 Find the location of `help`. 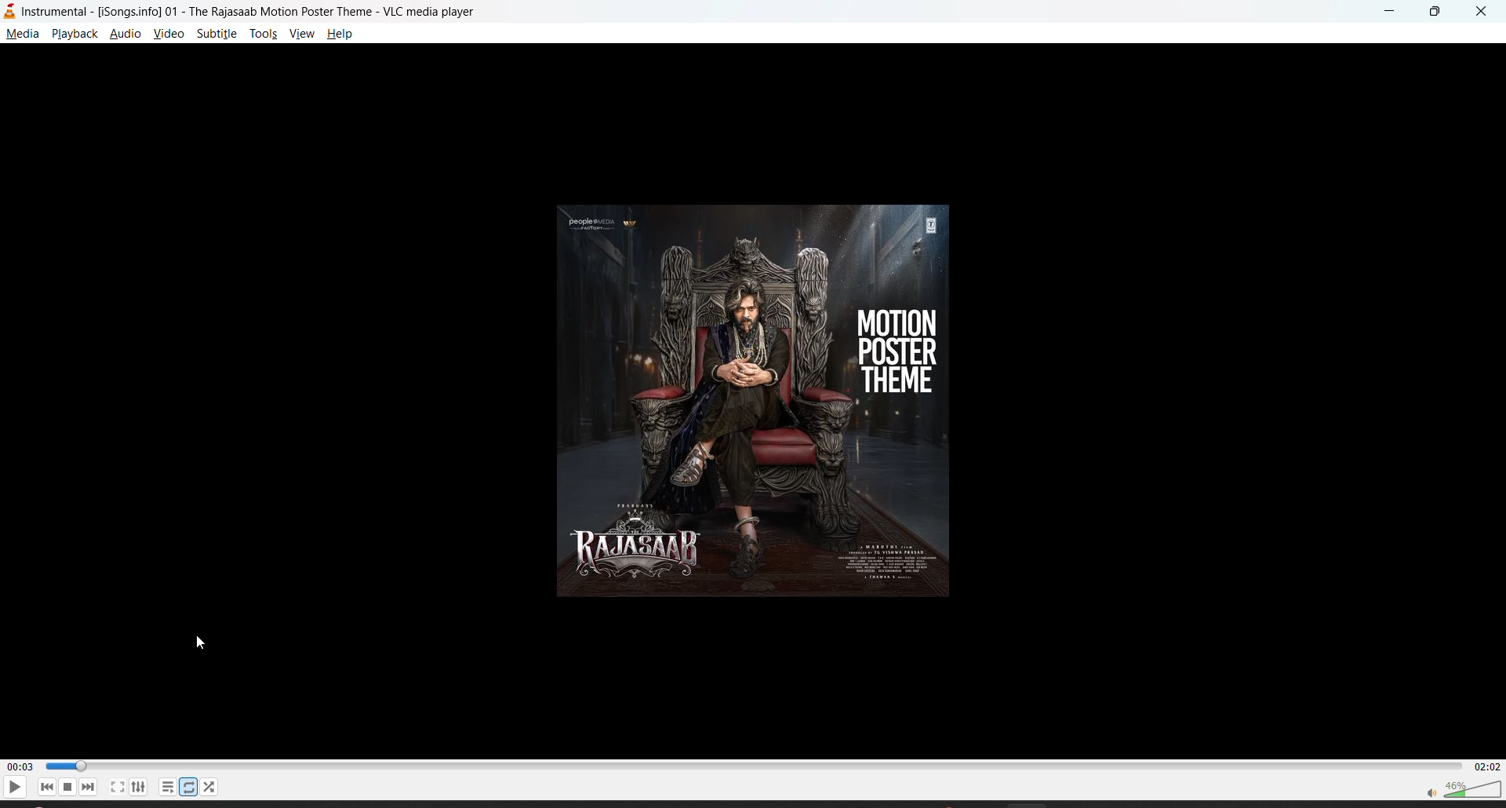

help is located at coordinates (341, 34).